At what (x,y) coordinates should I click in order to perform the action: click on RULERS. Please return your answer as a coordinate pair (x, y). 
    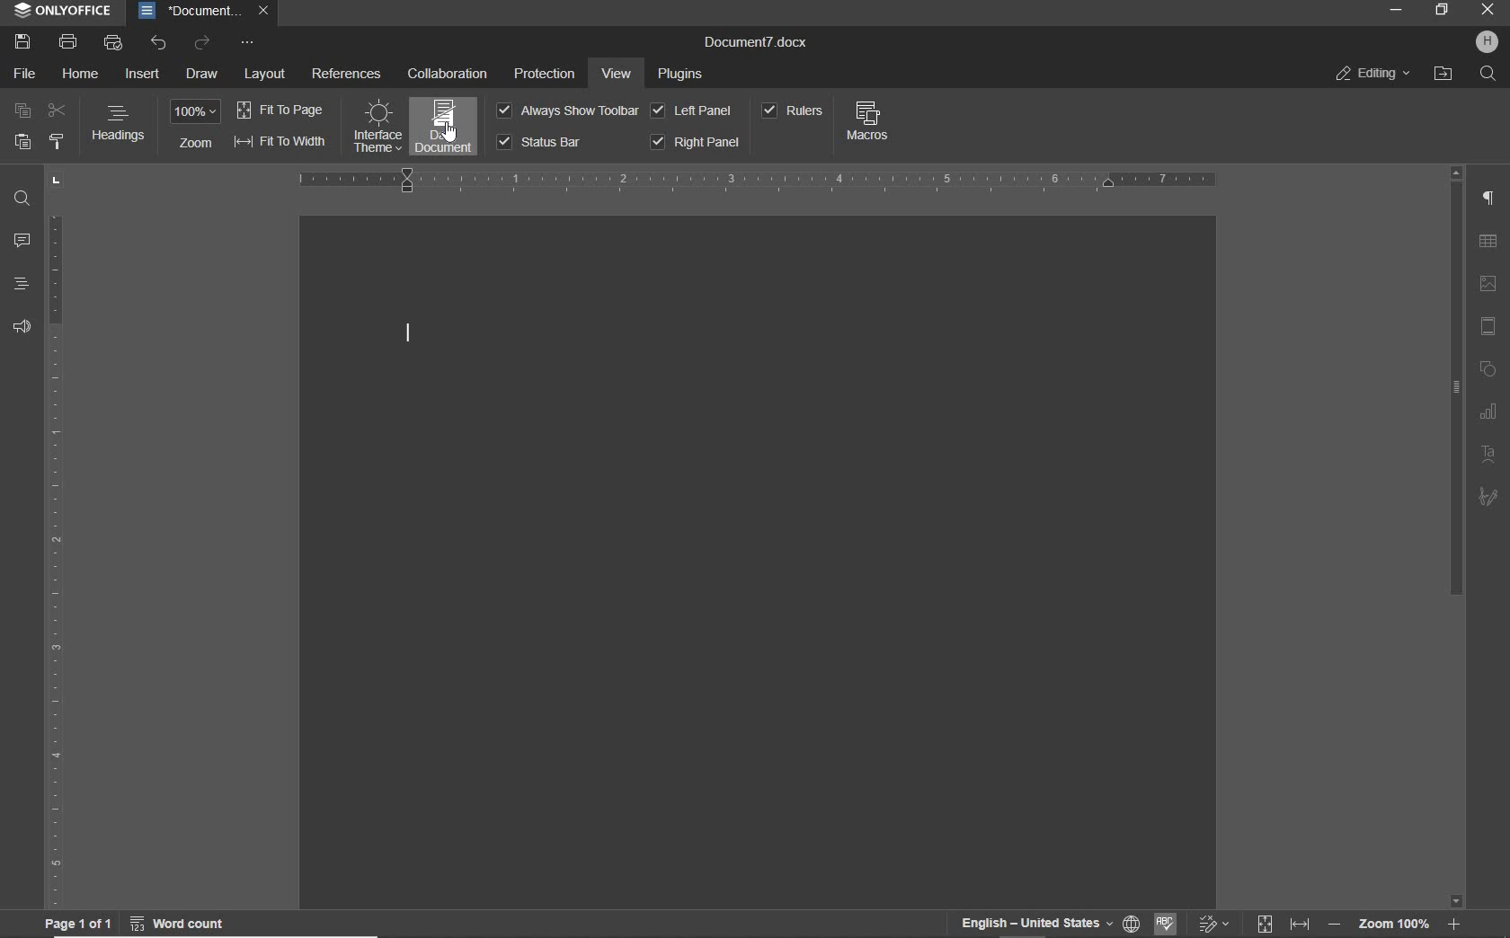
    Looking at the image, I should click on (794, 112).